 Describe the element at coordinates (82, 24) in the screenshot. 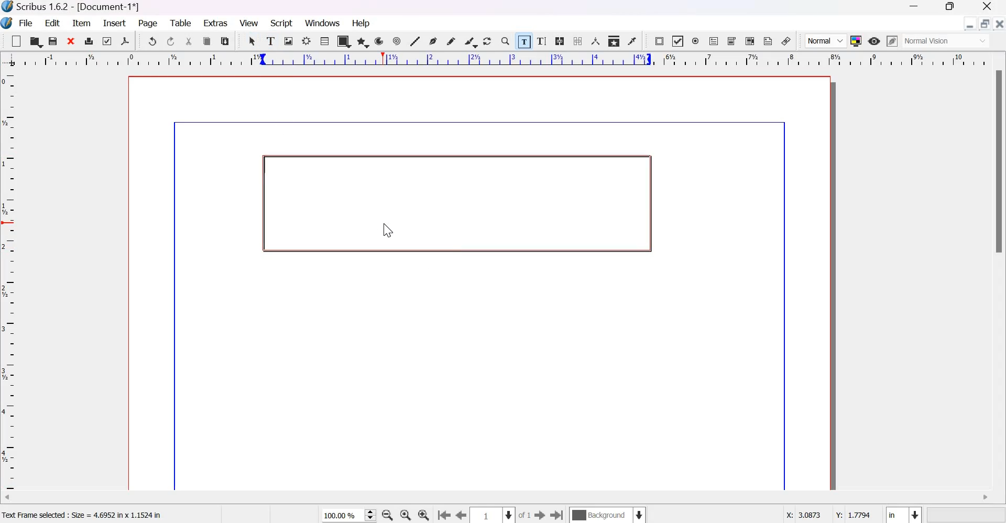

I see `Item` at that location.